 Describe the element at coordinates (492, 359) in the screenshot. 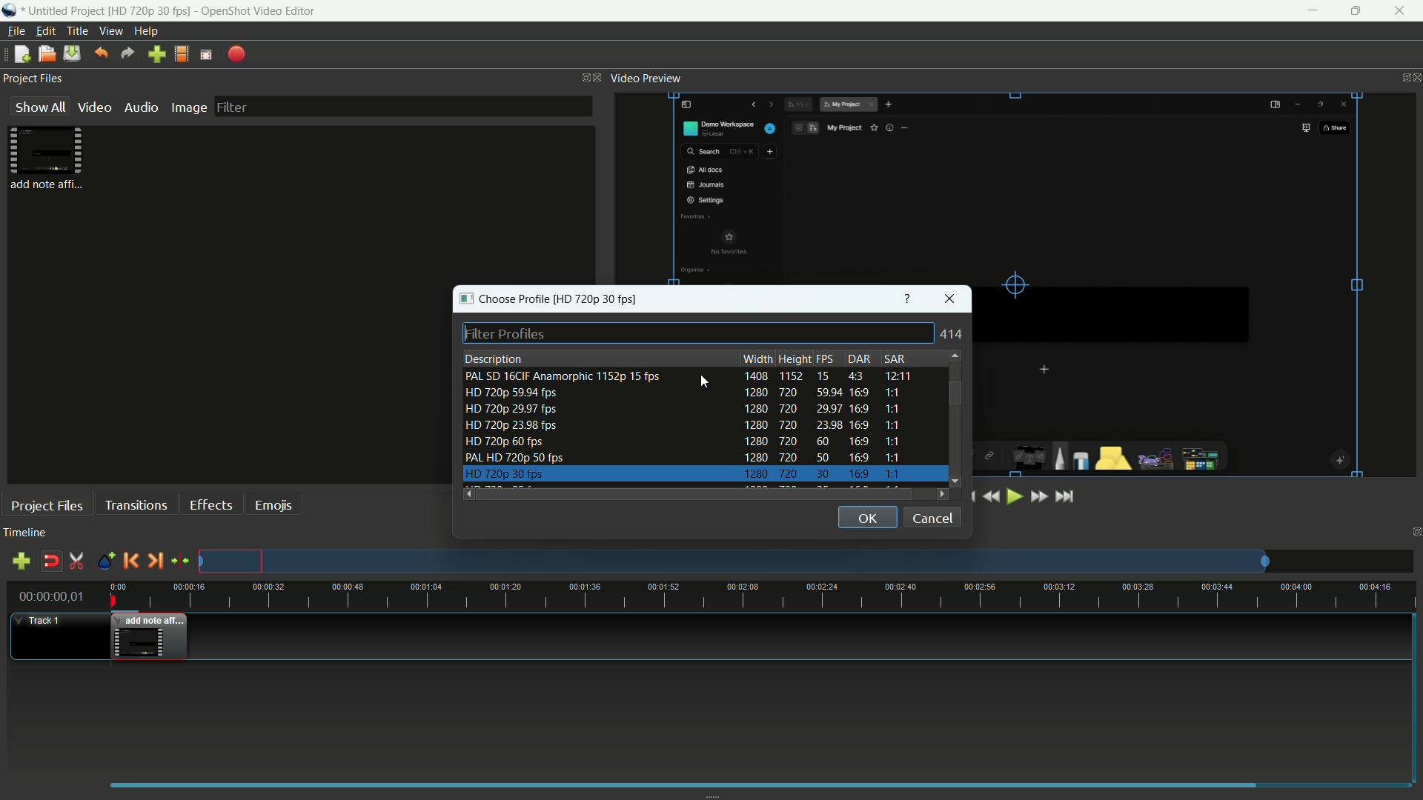

I see `description` at that location.